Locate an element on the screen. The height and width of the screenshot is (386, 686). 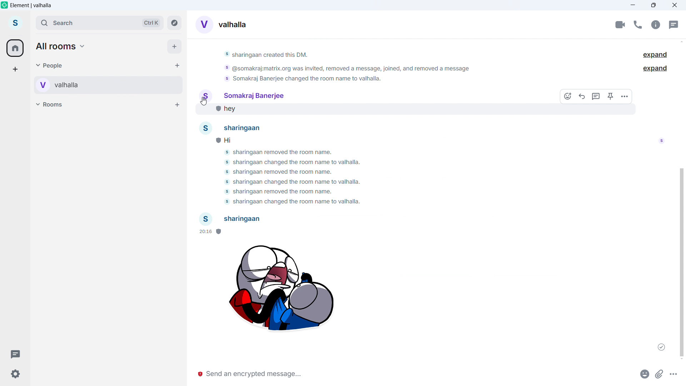
sharinggaan removed the room name is located at coordinates (280, 171).